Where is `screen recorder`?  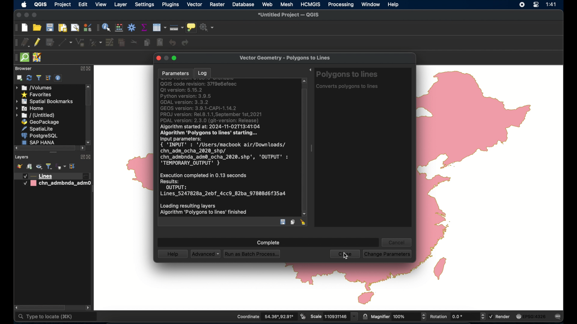
screen recorder is located at coordinates (522, 5).